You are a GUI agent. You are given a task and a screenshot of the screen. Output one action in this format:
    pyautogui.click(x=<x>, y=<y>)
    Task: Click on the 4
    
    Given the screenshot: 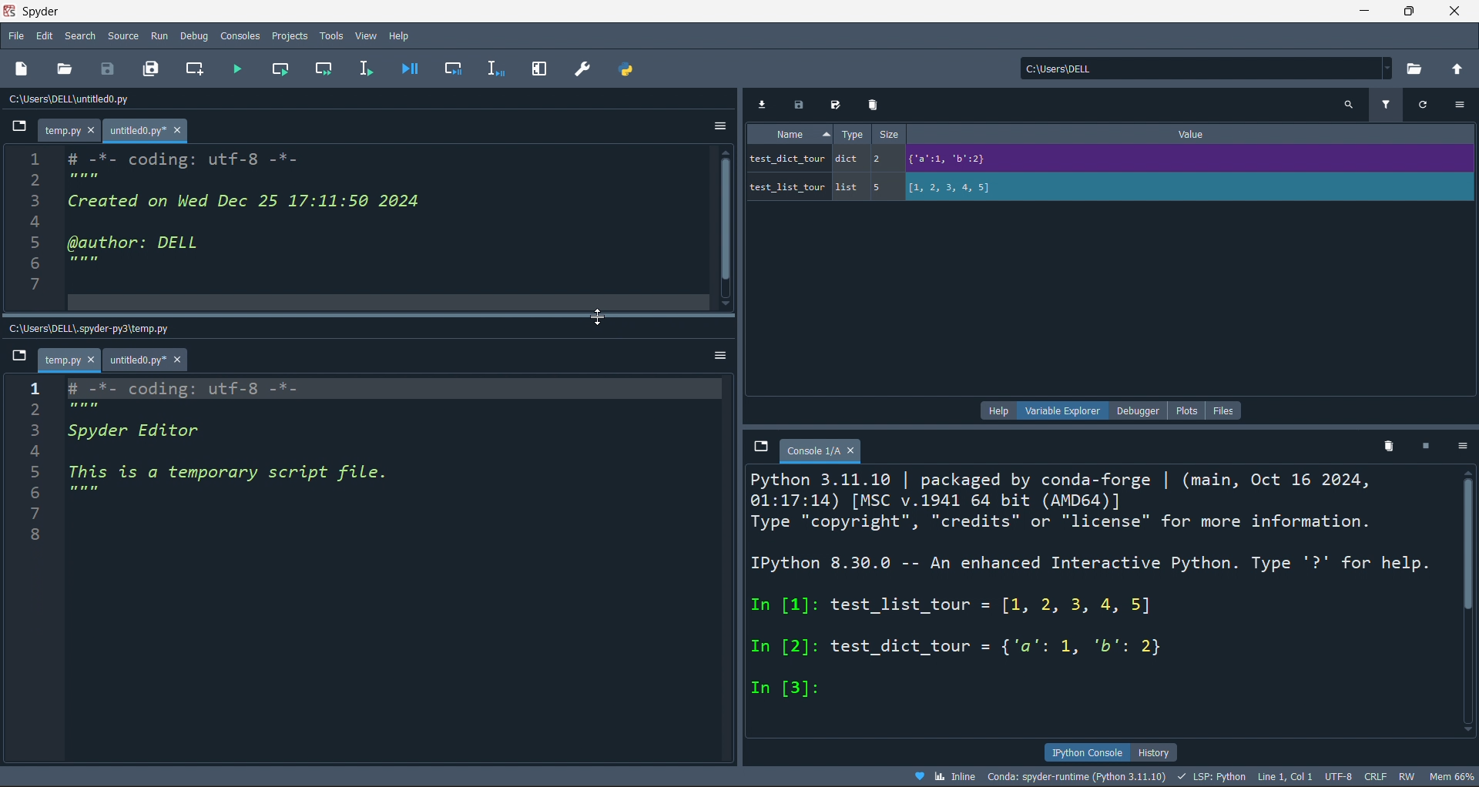 What is the action you would take?
    pyautogui.click(x=86, y=454)
    